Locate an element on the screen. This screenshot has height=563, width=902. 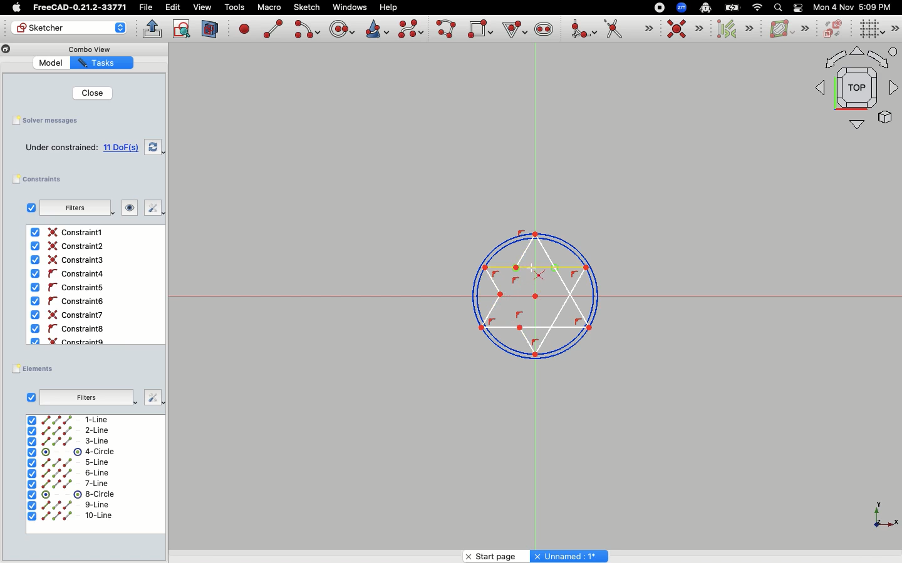
Combo View is located at coordinates (87, 49).